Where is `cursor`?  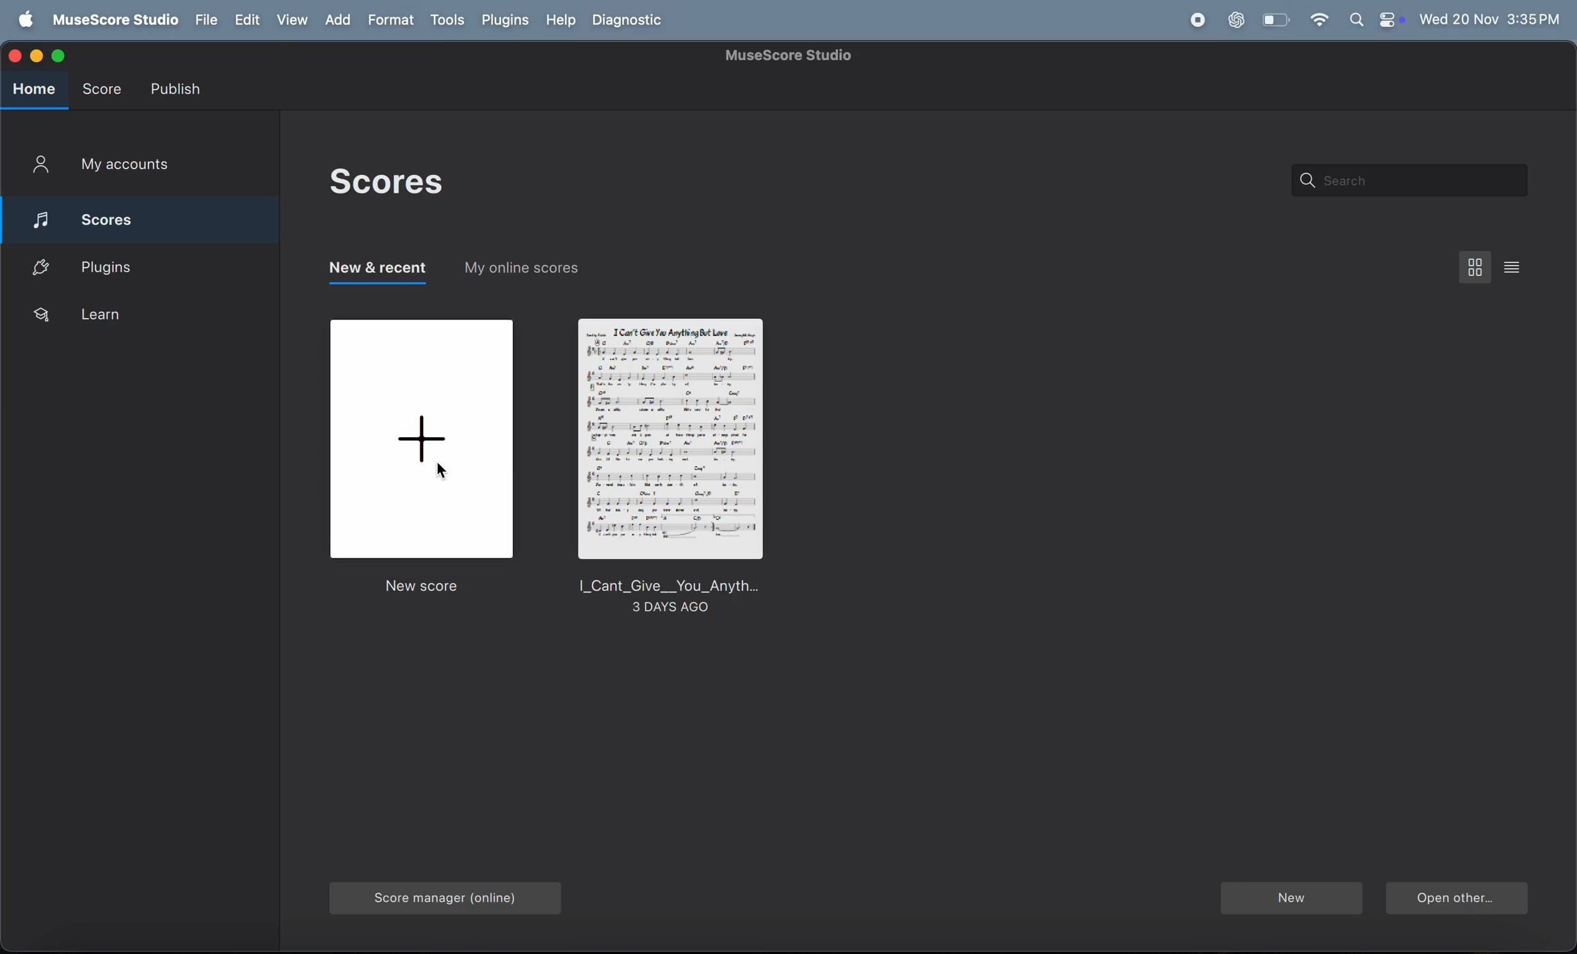 cursor is located at coordinates (445, 478).